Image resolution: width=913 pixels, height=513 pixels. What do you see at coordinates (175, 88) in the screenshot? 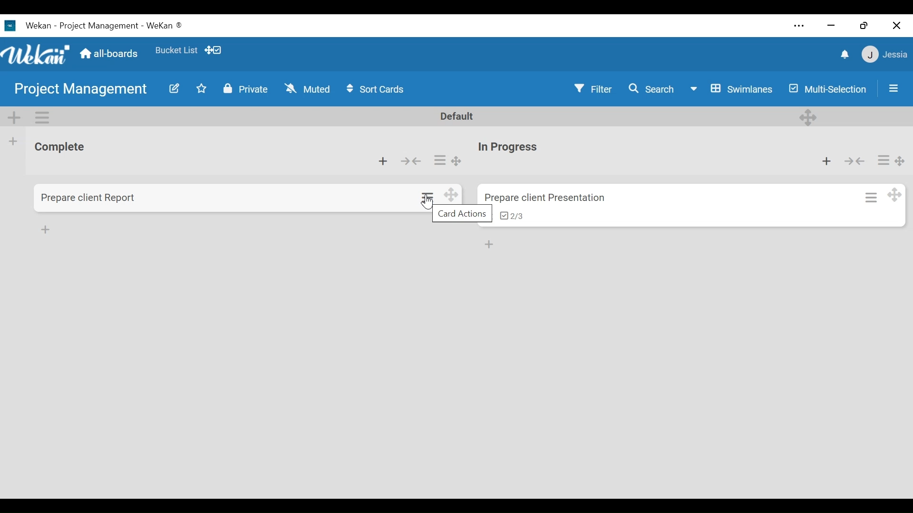
I see `Edit` at bounding box center [175, 88].